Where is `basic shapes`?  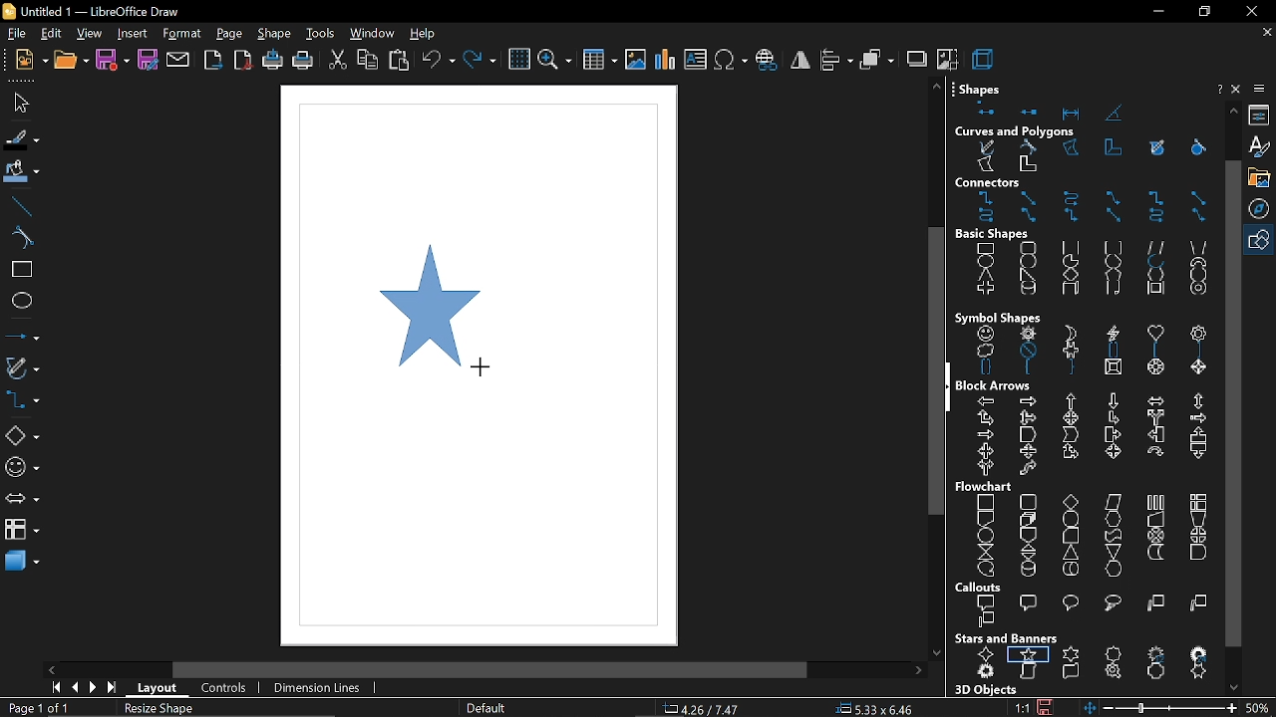 basic shapes is located at coordinates (22, 436).